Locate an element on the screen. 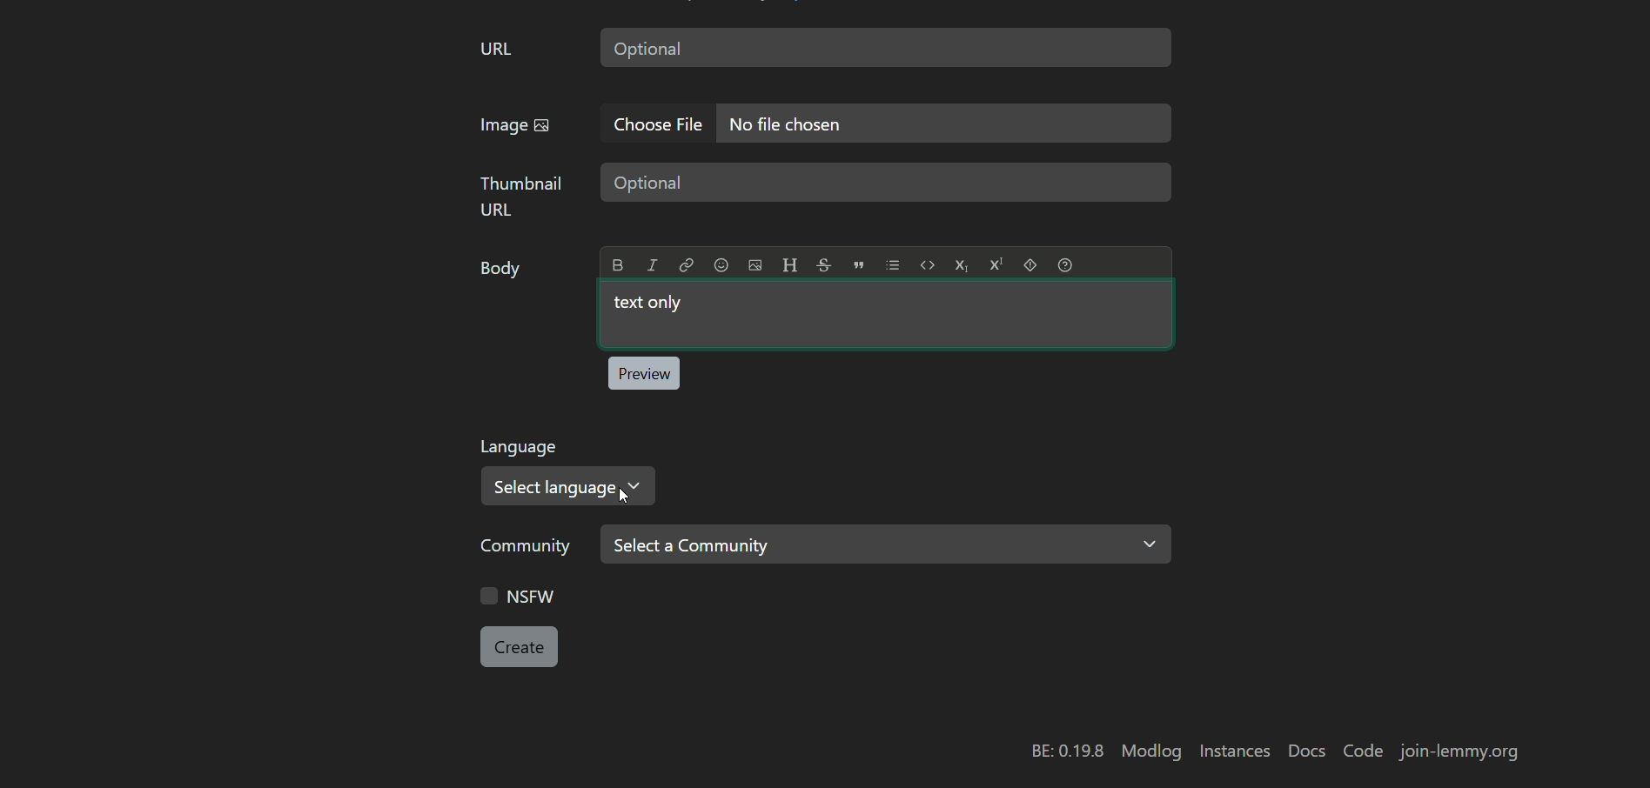 The height and width of the screenshot is (788, 1650). NSFW is located at coordinates (518, 595).